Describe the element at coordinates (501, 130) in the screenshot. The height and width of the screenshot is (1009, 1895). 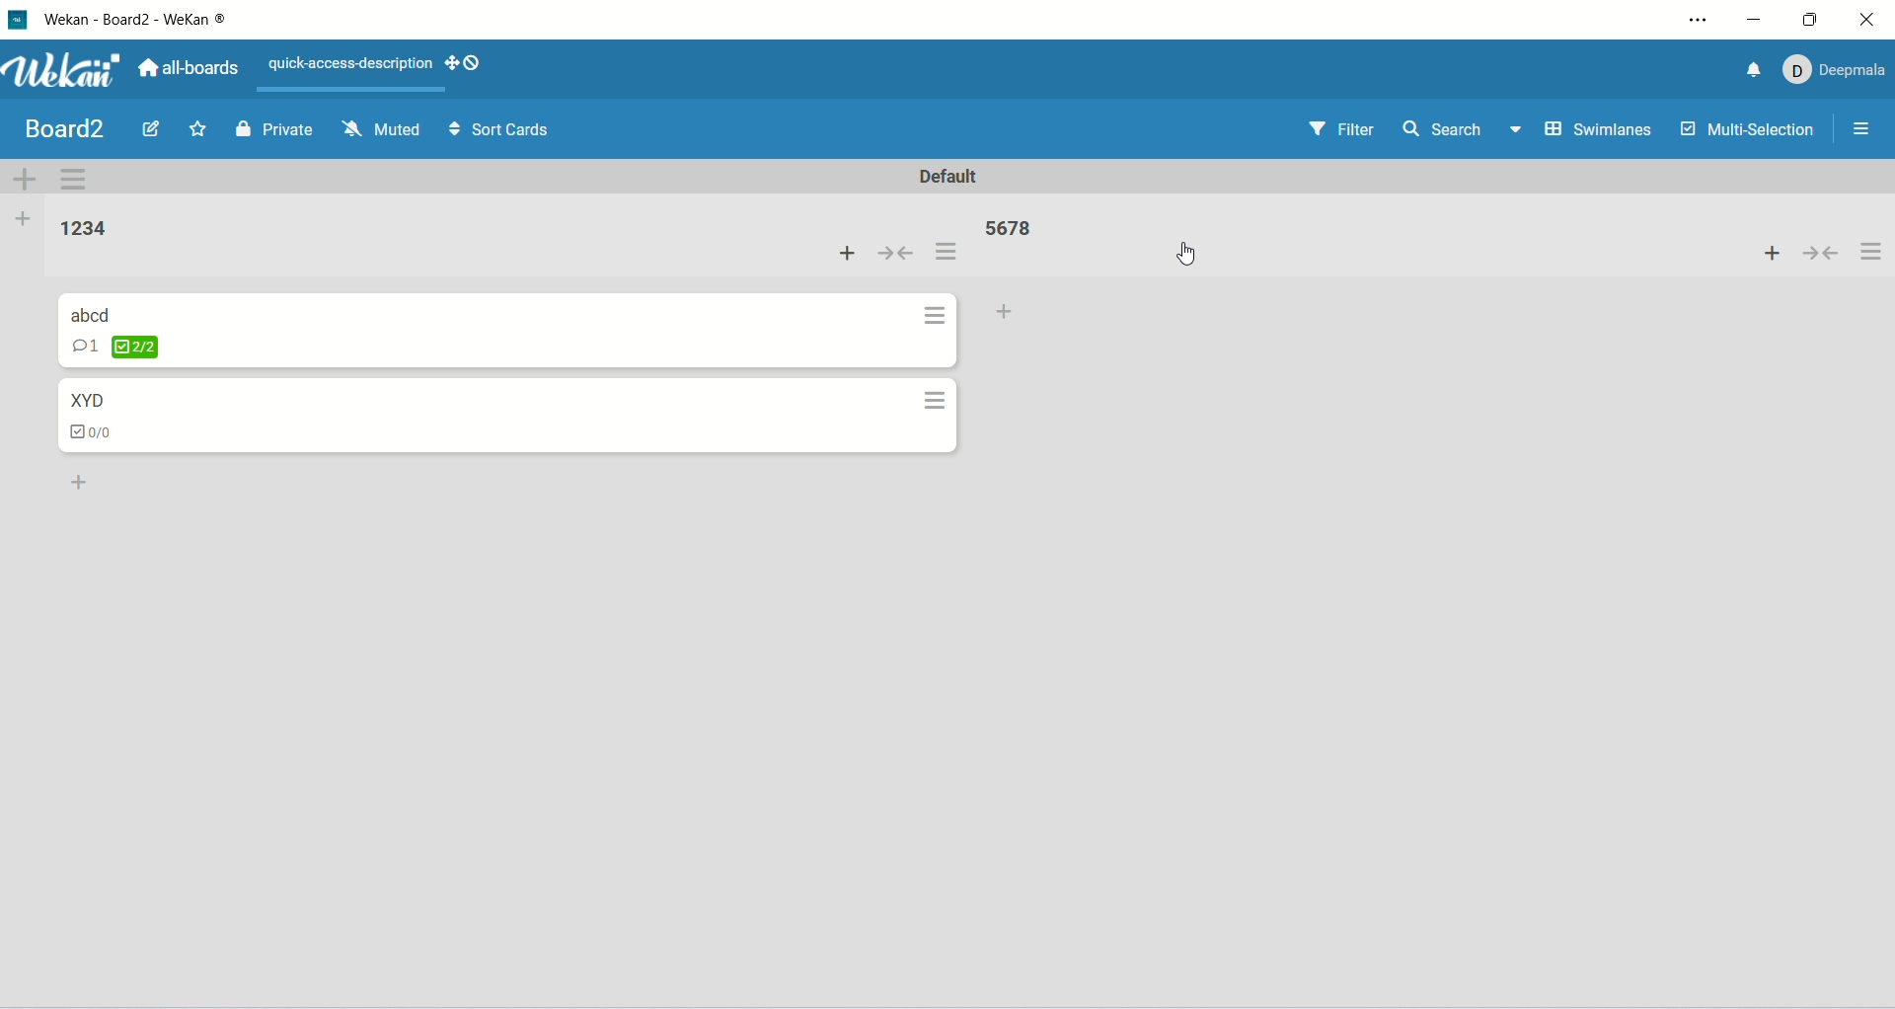
I see `sort cards` at that location.